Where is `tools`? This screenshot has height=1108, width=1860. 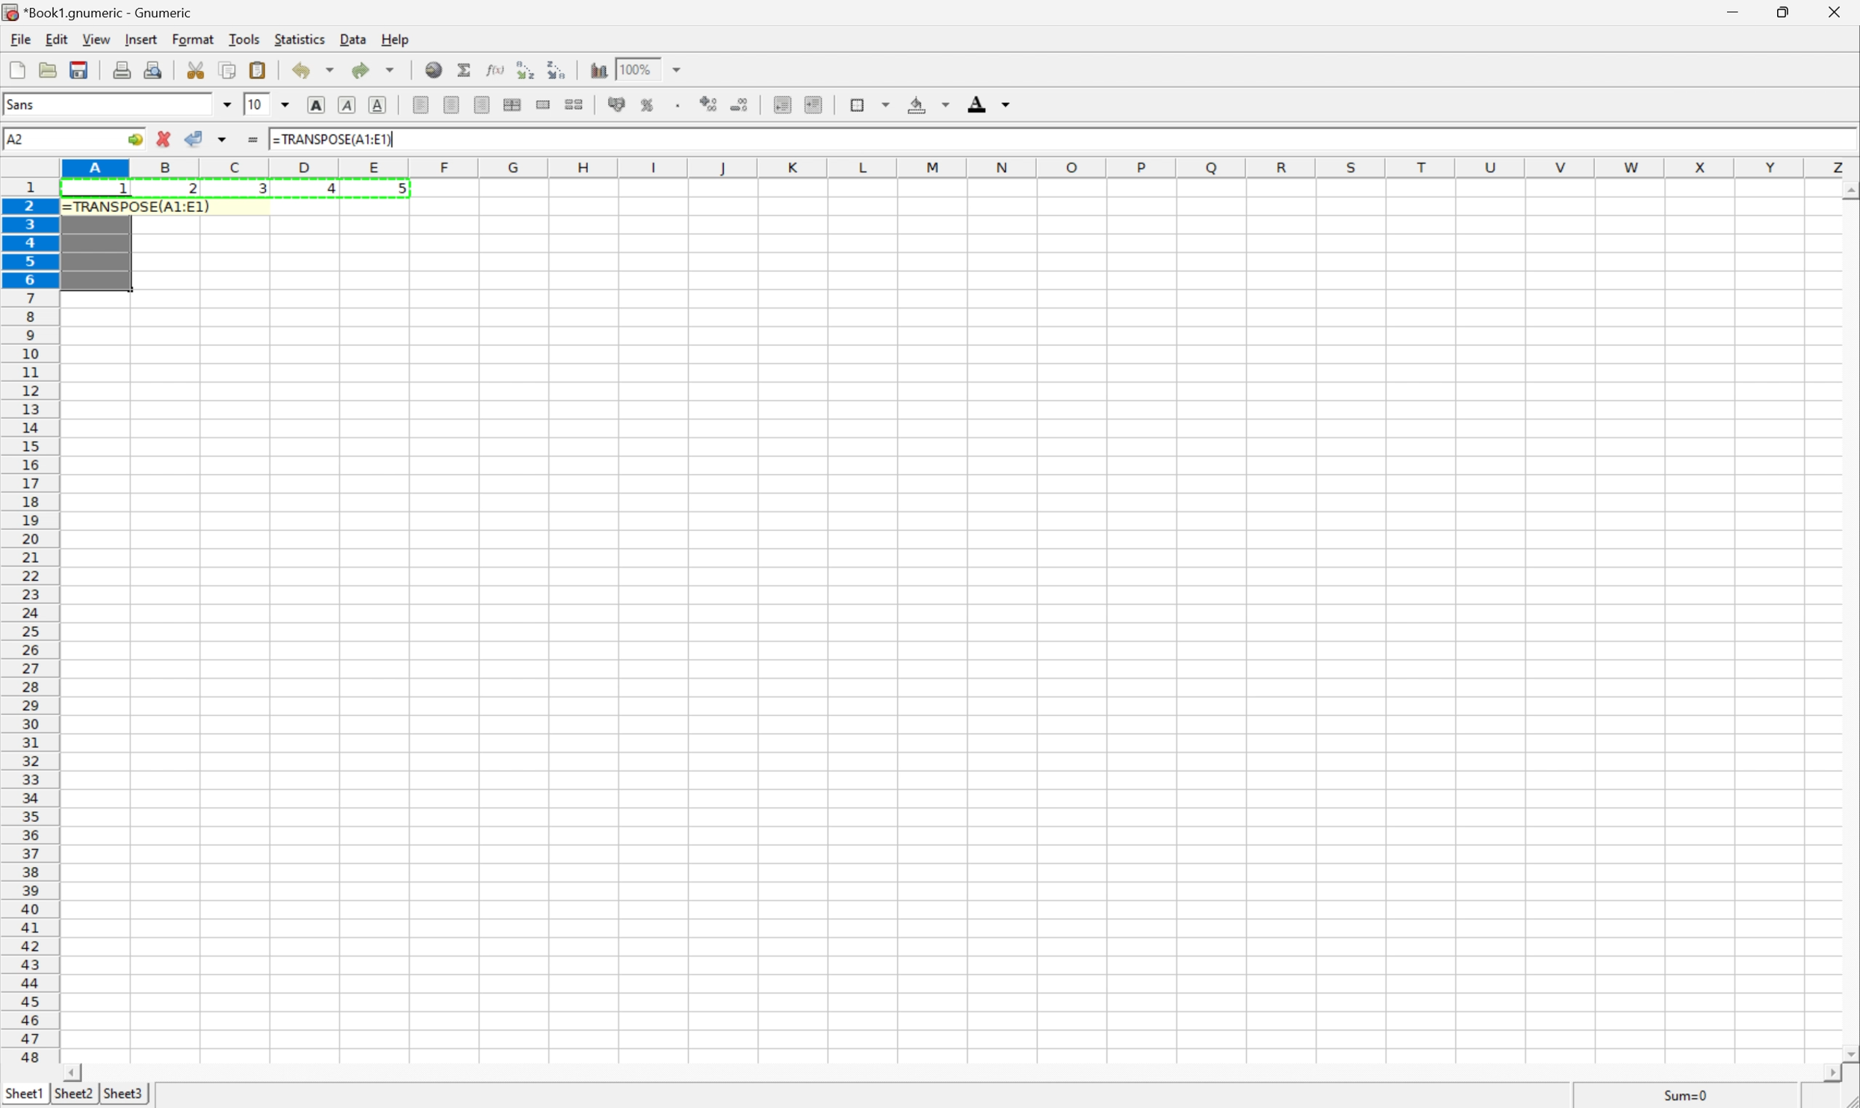 tools is located at coordinates (245, 40).